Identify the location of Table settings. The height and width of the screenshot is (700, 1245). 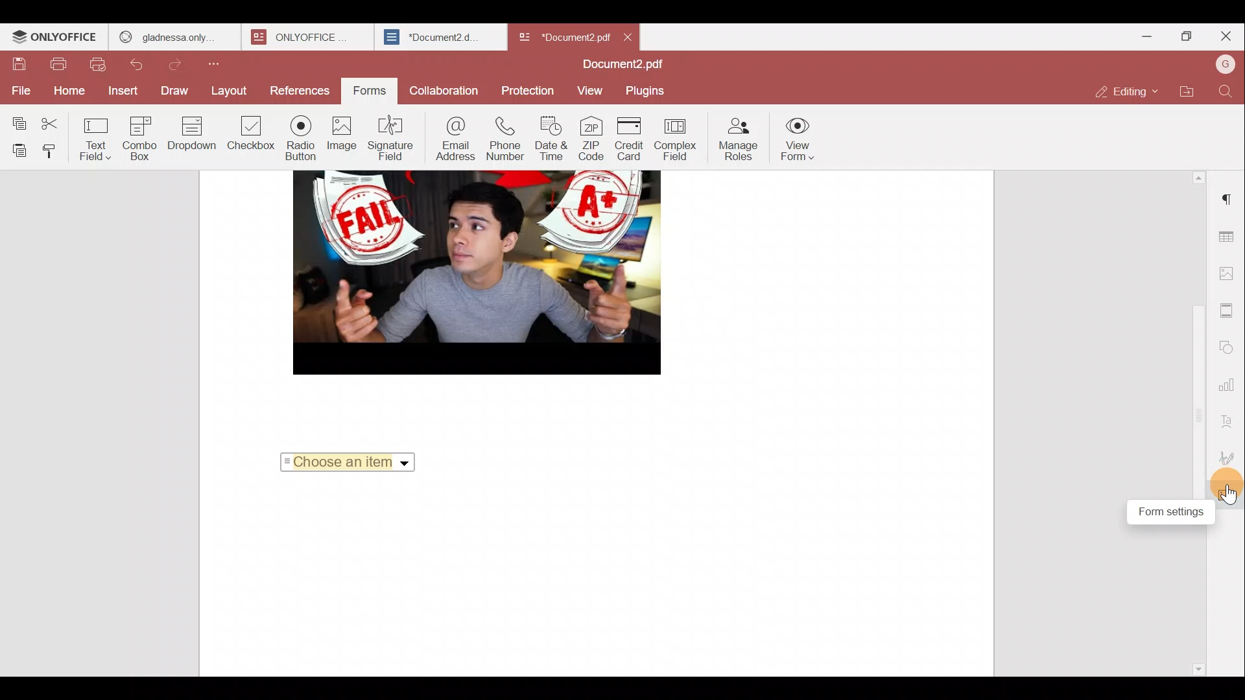
(1231, 237).